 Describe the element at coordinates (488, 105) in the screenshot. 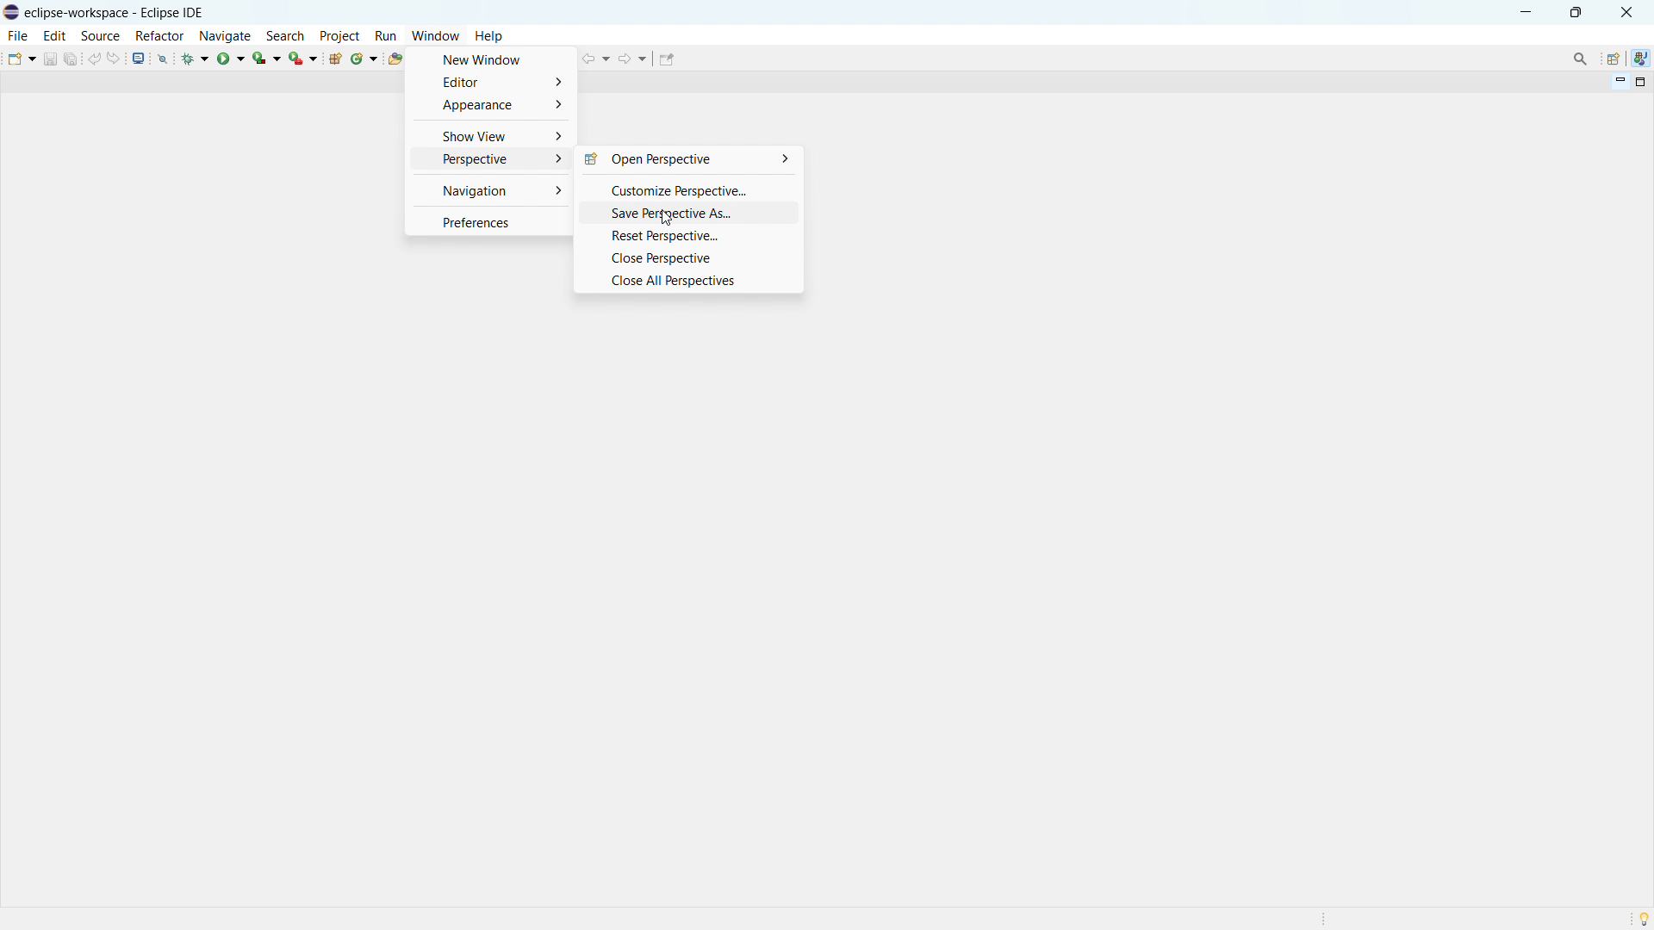

I see `appearance` at that location.